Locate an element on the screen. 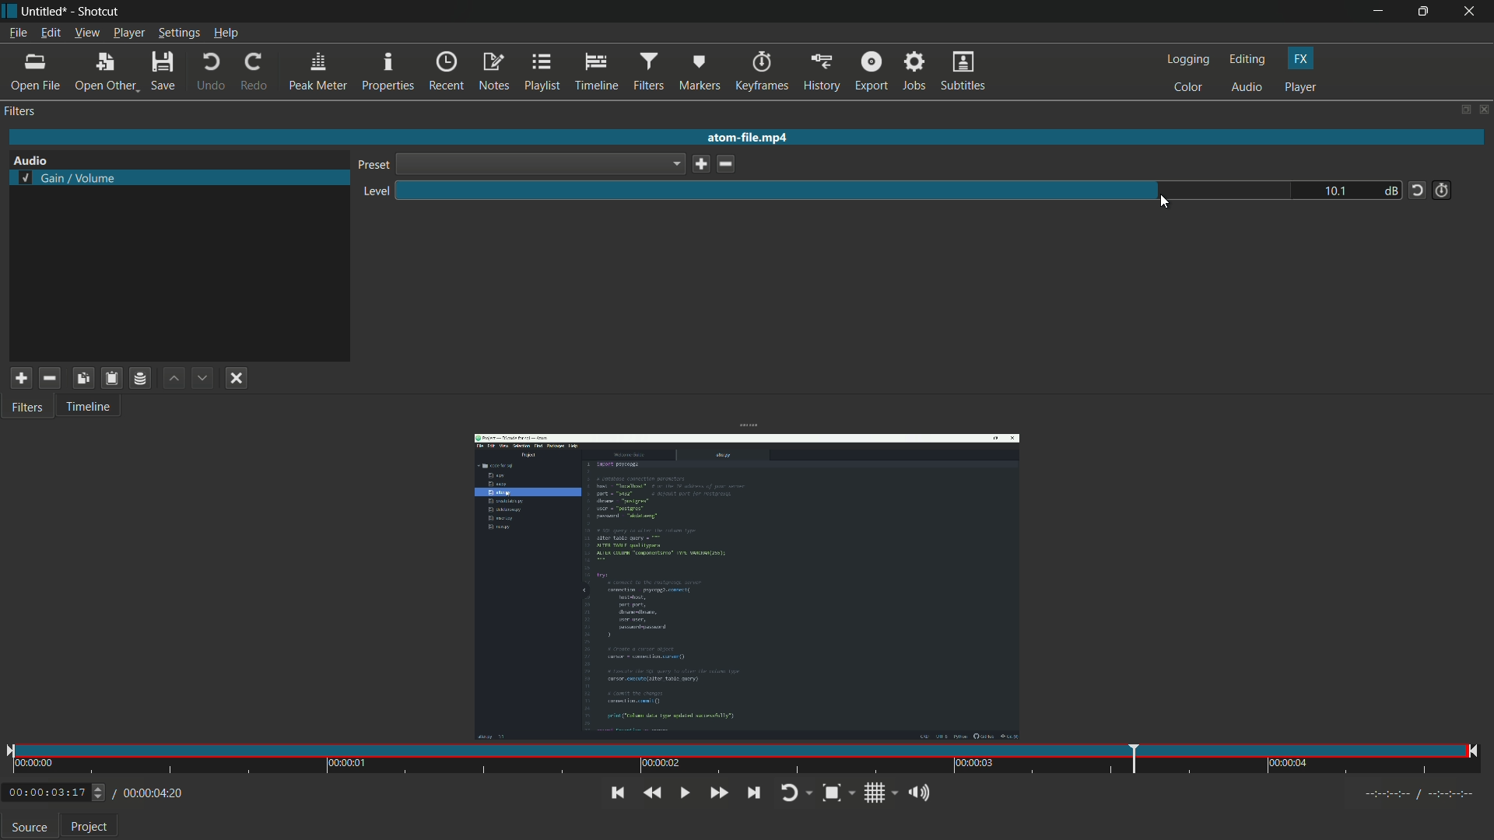 Image resolution: width=1494 pixels, height=840 pixels. fx is located at coordinates (1300, 59).